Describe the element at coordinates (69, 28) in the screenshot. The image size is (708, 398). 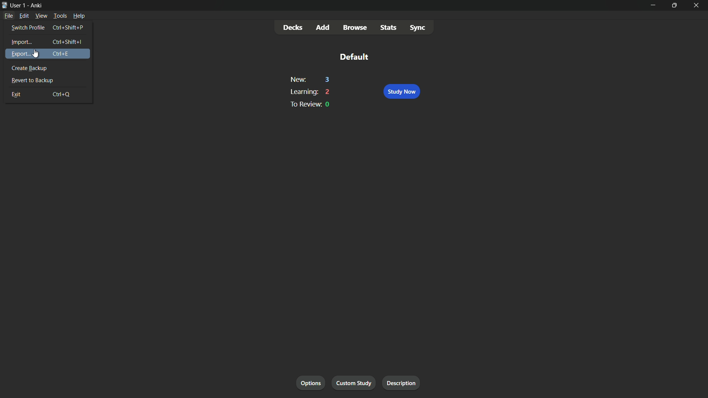
I see `keyboard shortcut` at that location.